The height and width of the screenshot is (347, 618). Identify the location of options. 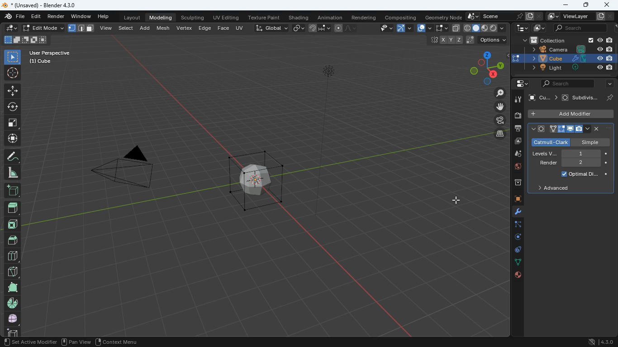
(570, 141).